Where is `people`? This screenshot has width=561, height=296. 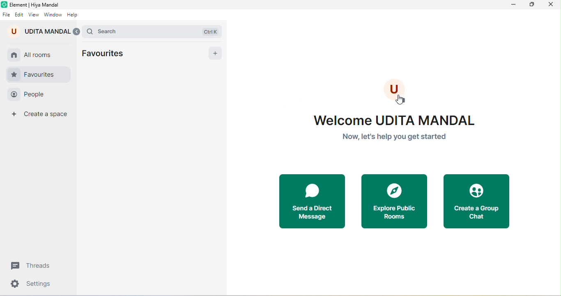
people is located at coordinates (36, 95).